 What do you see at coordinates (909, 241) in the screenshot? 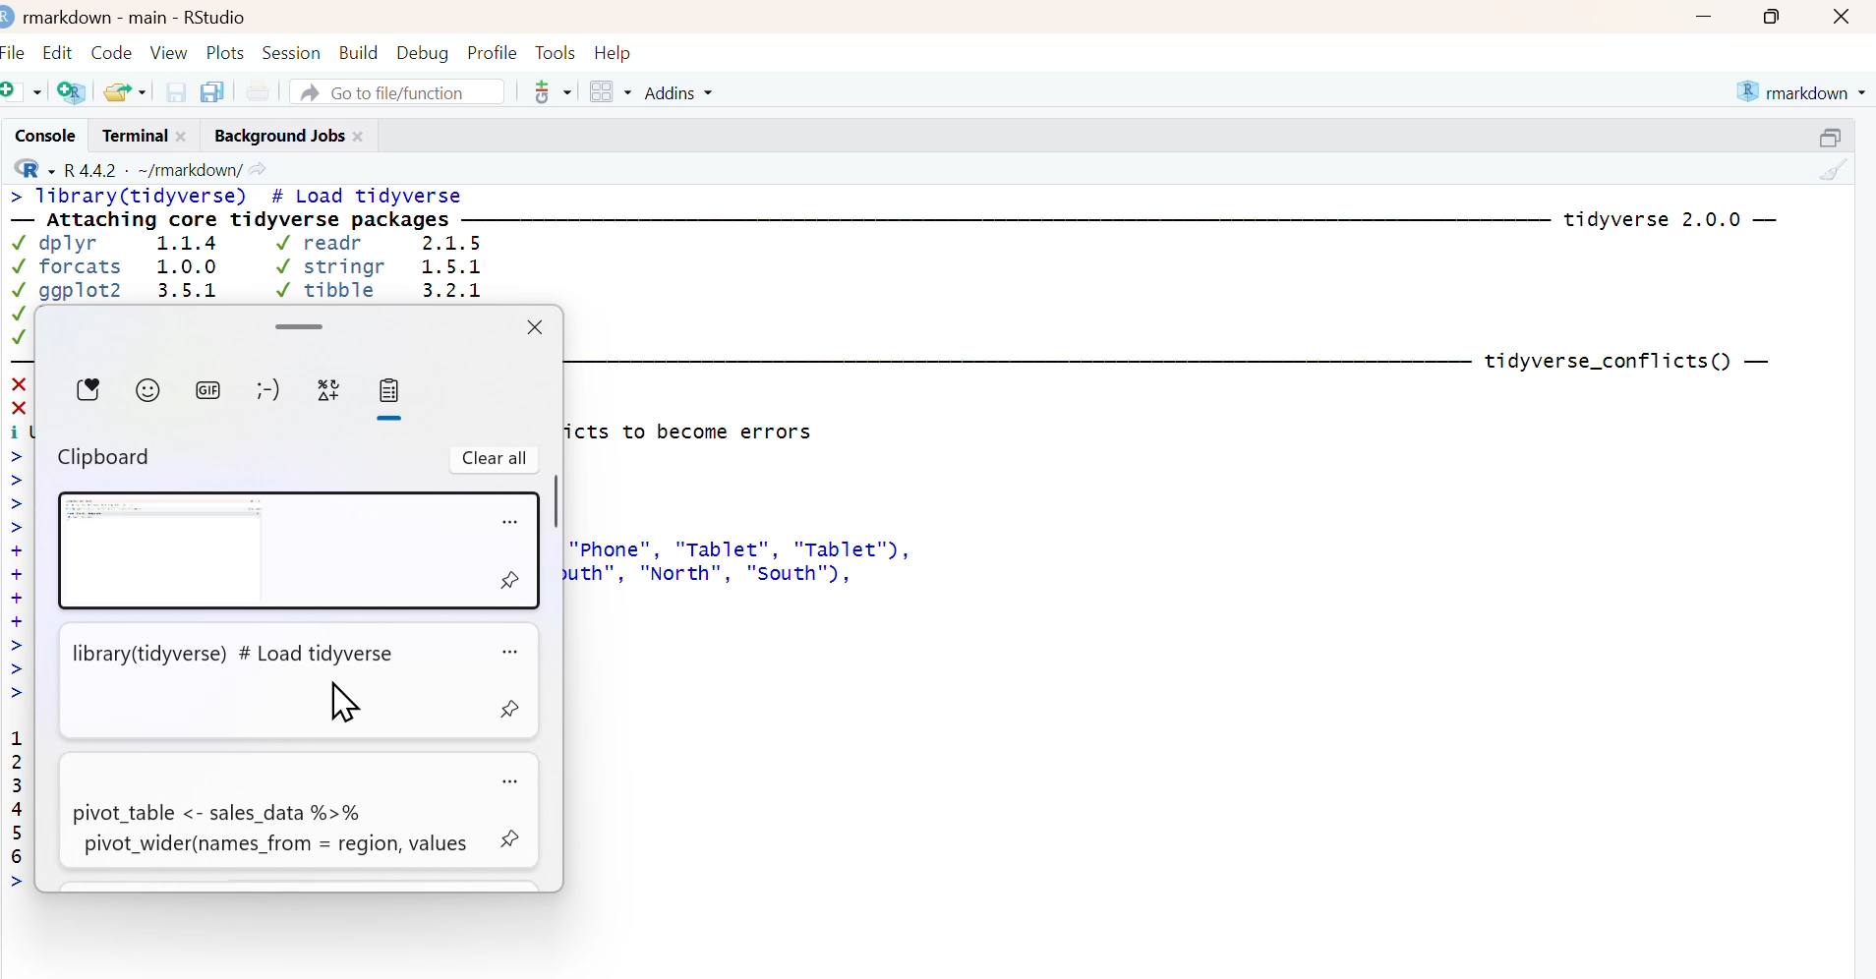
I see `> Tibrary(tidyverse) # Load tidyverse— Attaching core tidyverse packages —m7m7mm— —————————_______ tidyverse 2.0.0 —Vv dplyr 1.1.4 Vv readr 2.1.5v forcats 1.0.0 Vv stringr 1.5.1Vv ggplot2 3.5.1 Vv tibble 3.2.1Vv Tlubridate 1.9.4 Vv tidyr 1.3.1Vv purrr 1.0.4— conflicts ——M8M8M¥ — WM —  ___———————————— tidyverse_conflicts() —X dplyr::filter() masks stats::filter()X dplyr::lagQ) masks stats::lagQ)i Use the conflicted package to force all conflicts to become errors>>> # Sample sales datasetsales_data <- data.frame(product = c("Laptop”, "Laptop", "Phone", "Phone", "Tablet", "Tablet"),region = c("North", "South", "North", "south", "North", "south"),sales = c(500, 600, 300, 400, 200, 250)d)# Print datasetprint(sales_data)` at bounding box center [909, 241].